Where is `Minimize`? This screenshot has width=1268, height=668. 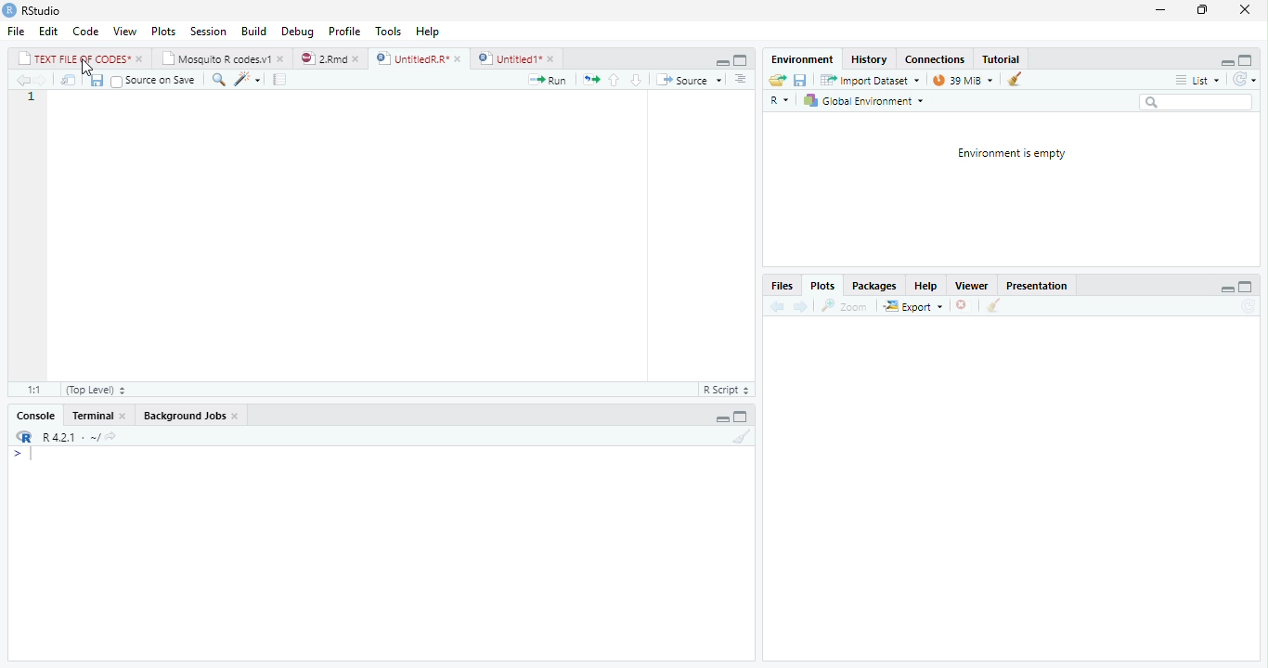 Minimize is located at coordinates (1159, 10).